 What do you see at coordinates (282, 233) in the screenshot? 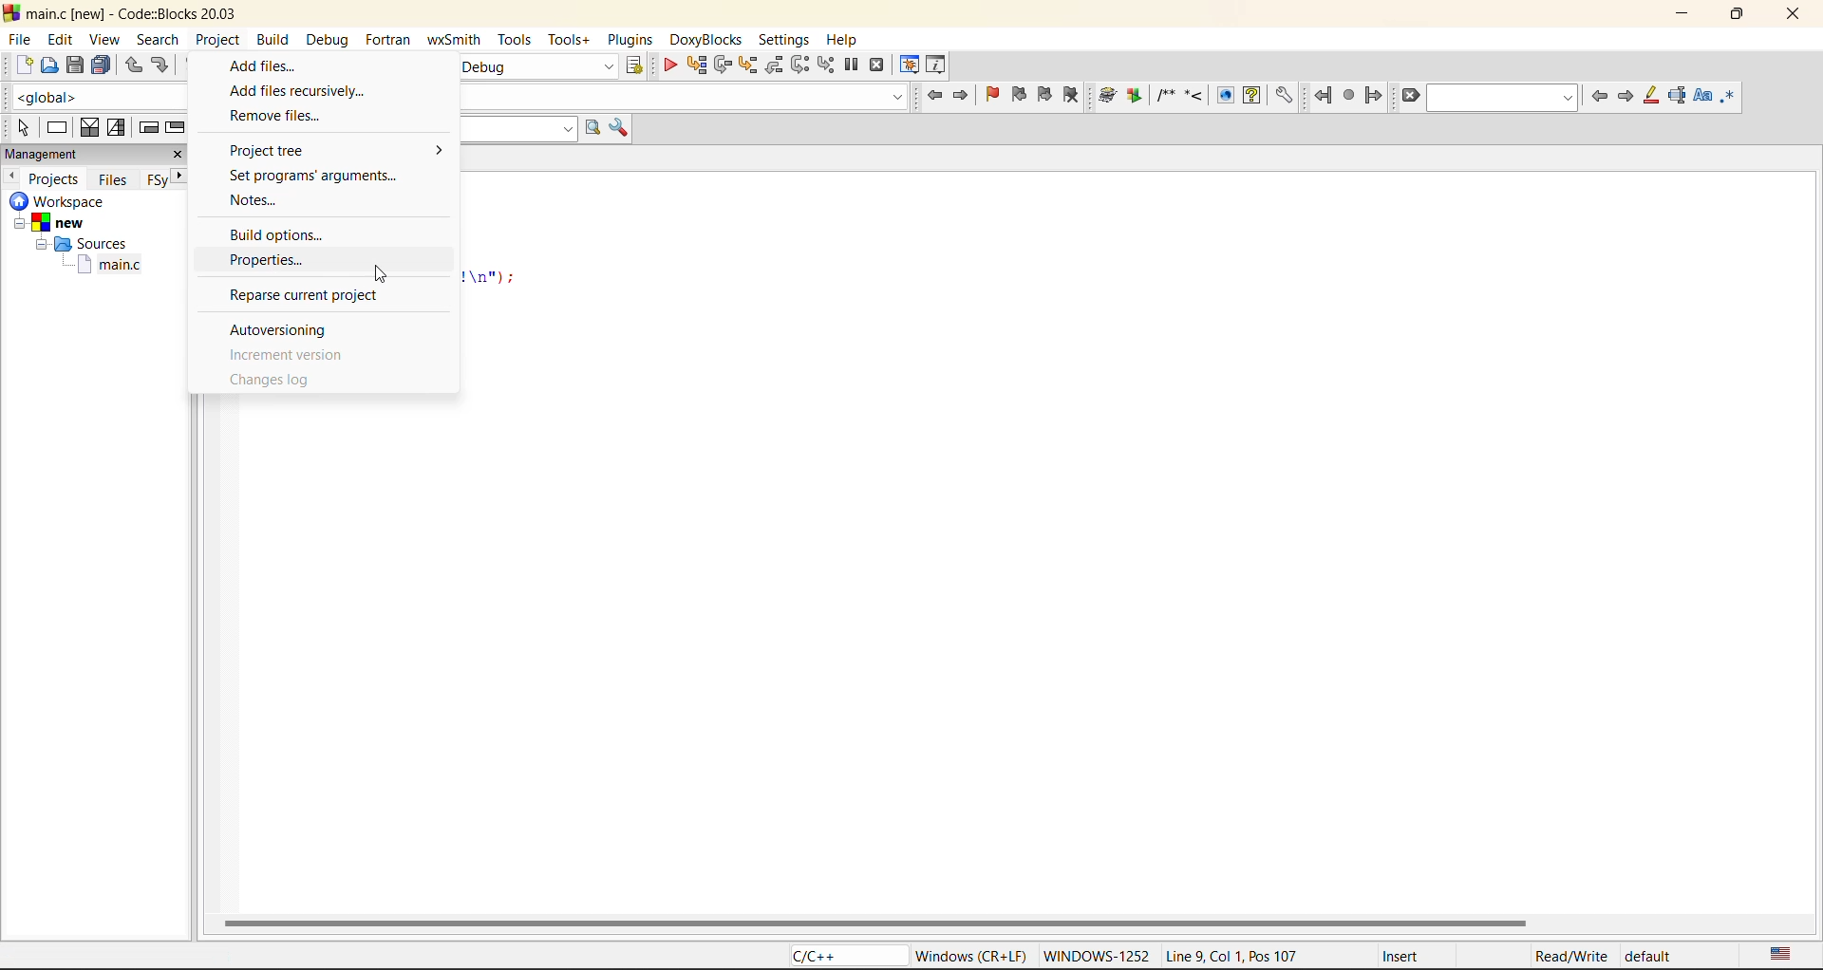
I see `build options` at bounding box center [282, 233].